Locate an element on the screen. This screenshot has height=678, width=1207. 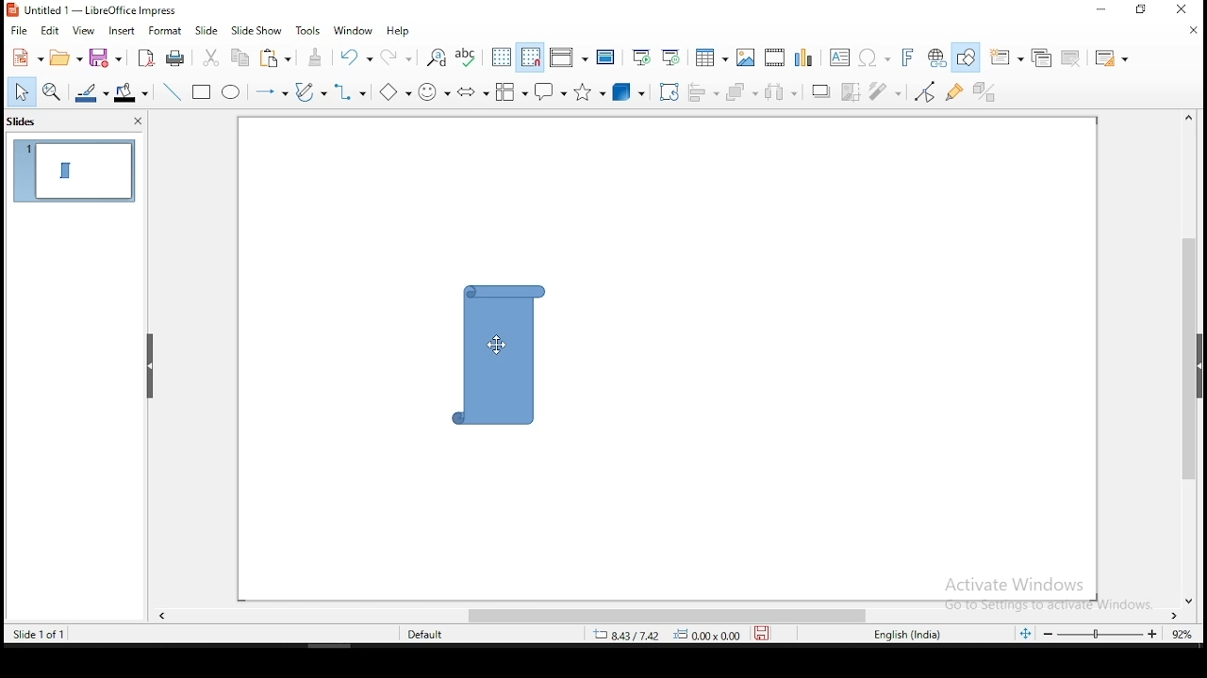
start from current slide is located at coordinates (673, 56).